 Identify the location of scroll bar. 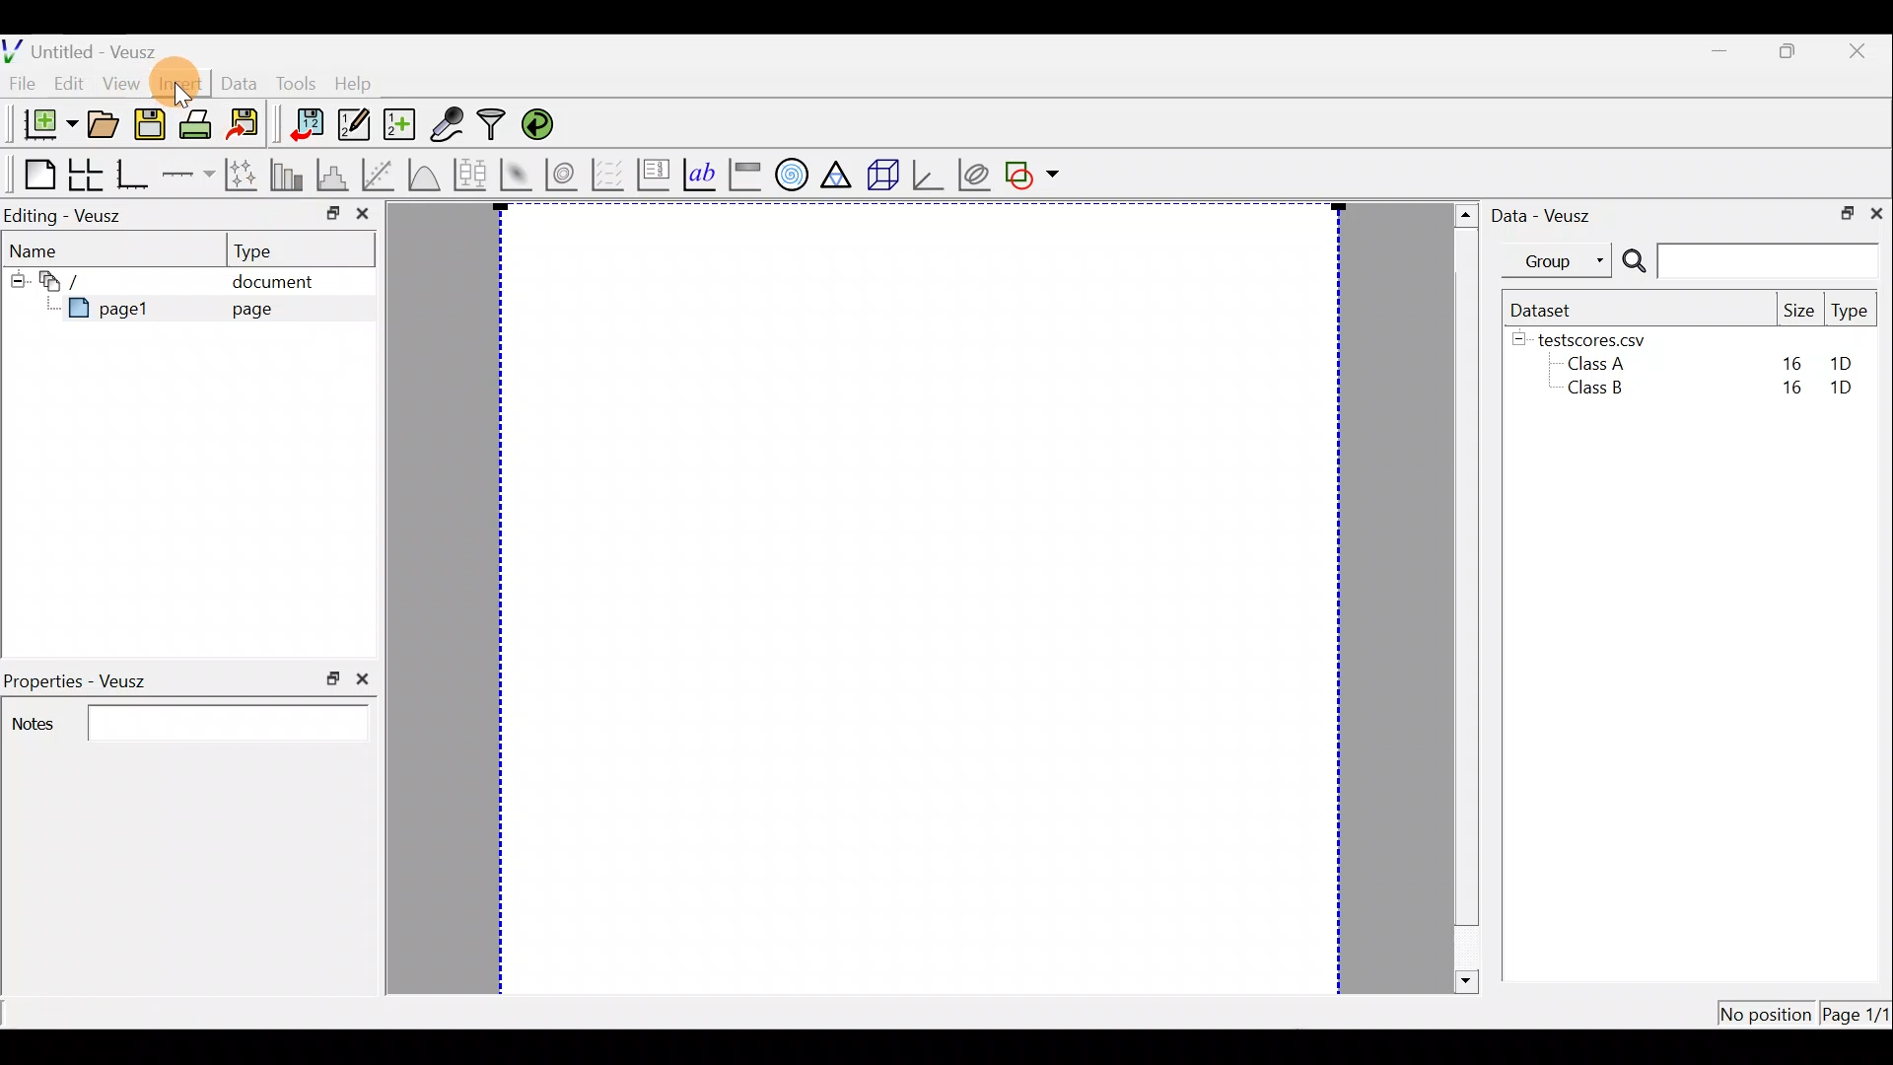
(1462, 599).